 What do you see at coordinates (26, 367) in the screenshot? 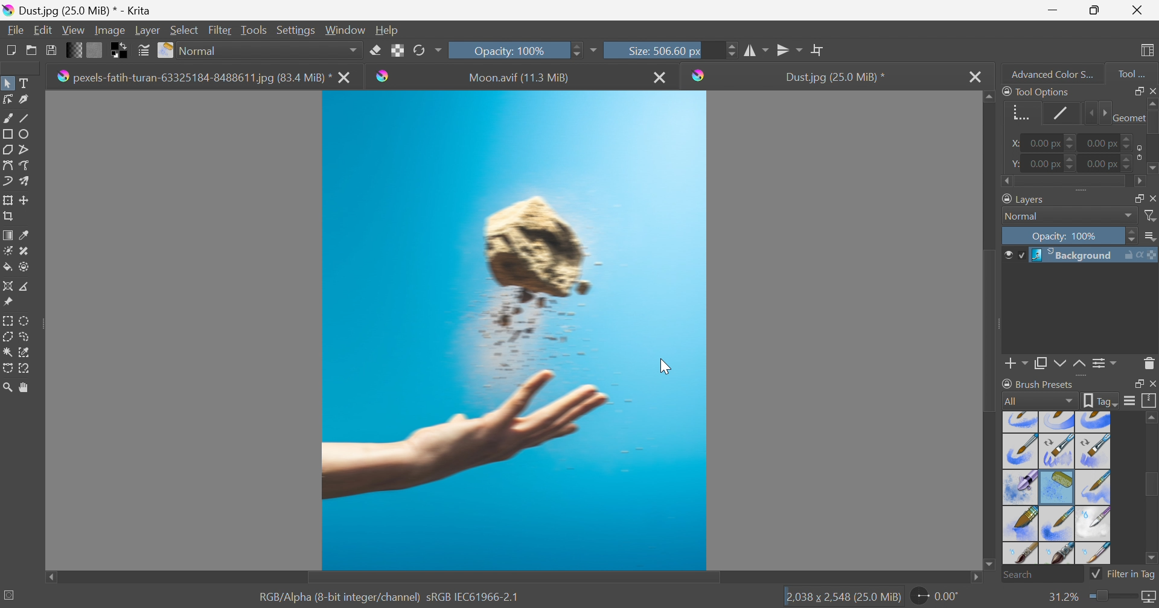
I see `Magnetic Curve selection tool` at bounding box center [26, 367].